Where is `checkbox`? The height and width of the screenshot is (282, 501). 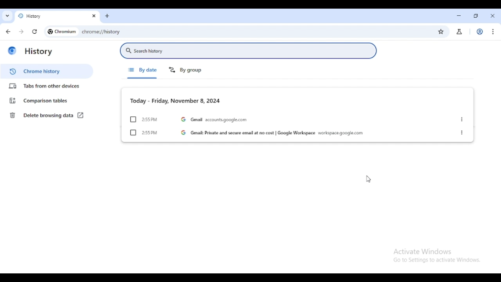 checkbox is located at coordinates (133, 119).